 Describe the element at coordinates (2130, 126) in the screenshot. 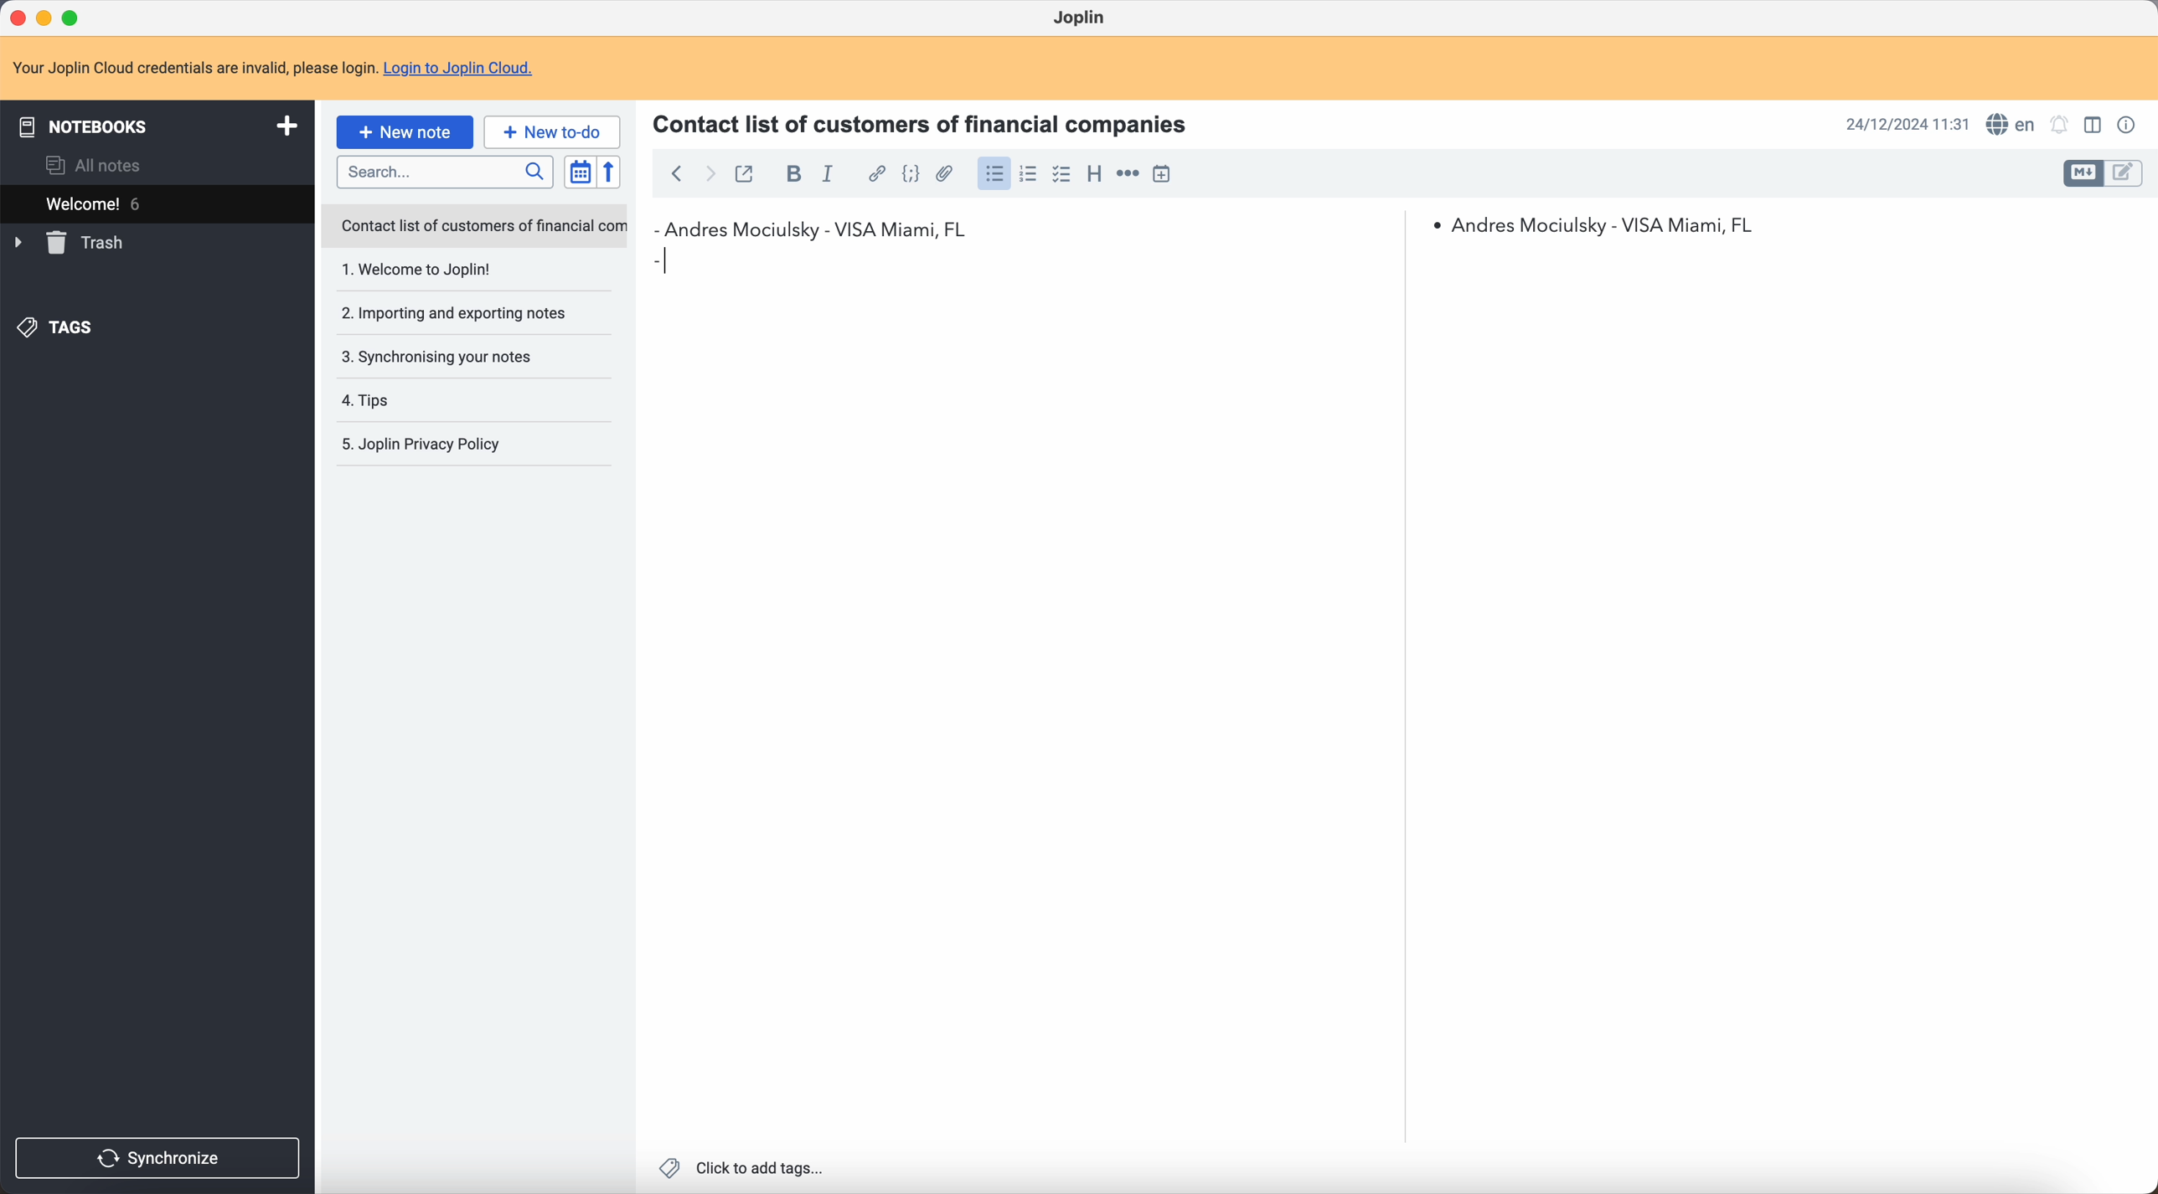

I see `note properties` at that location.